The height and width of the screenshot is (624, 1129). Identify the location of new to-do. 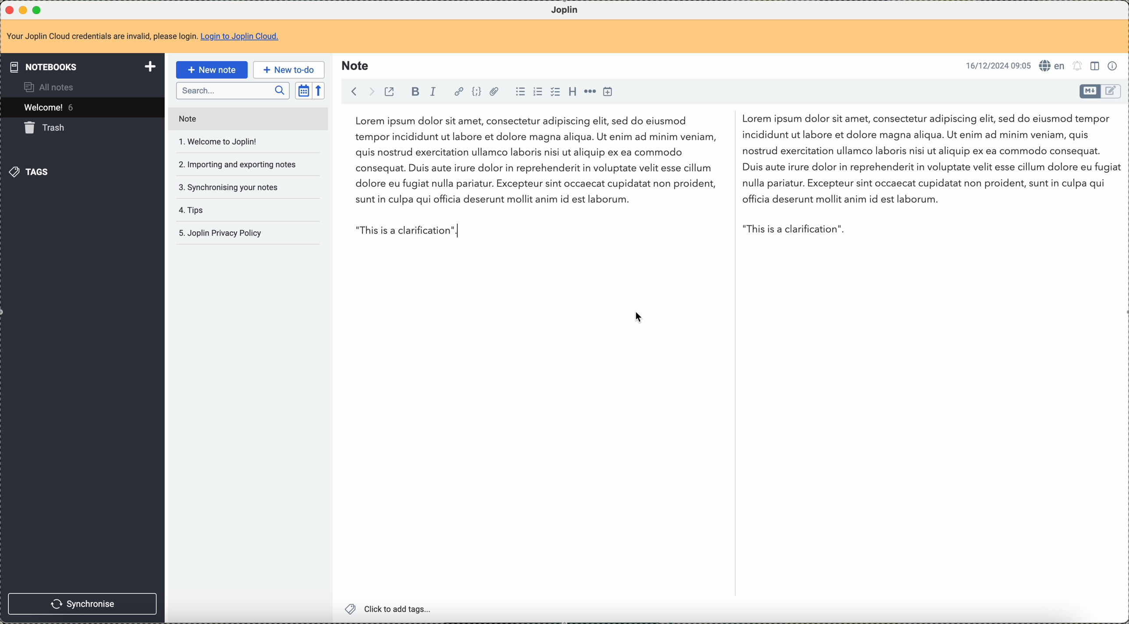
(288, 70).